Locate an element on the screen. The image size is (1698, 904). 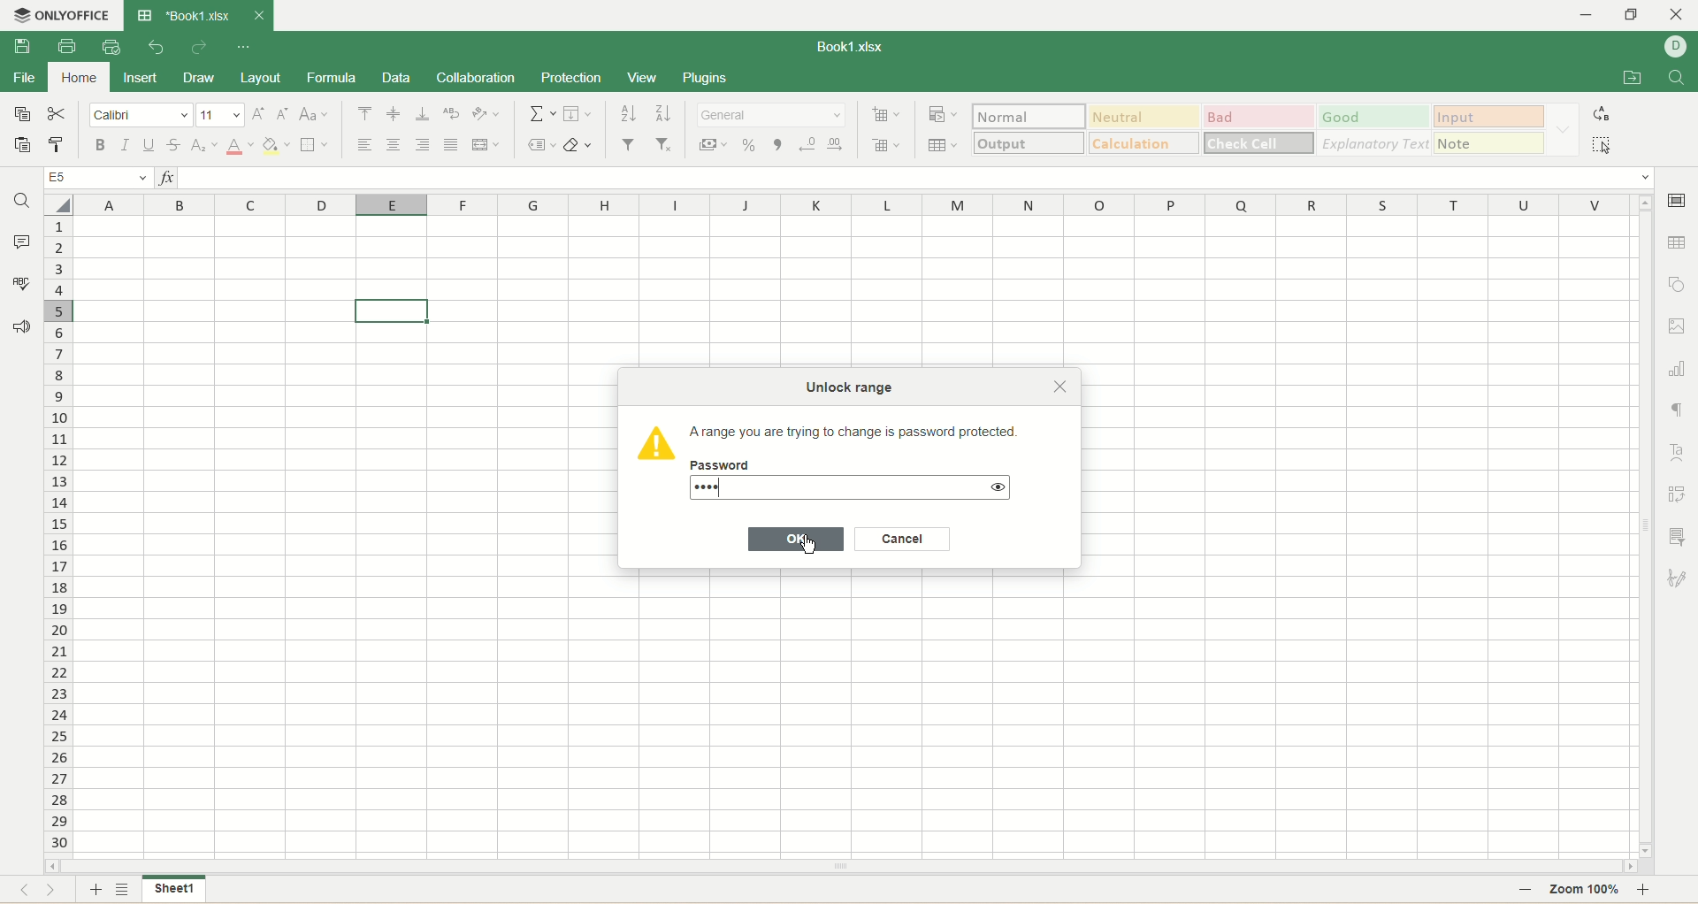
zoom in is located at coordinates (1649, 891).